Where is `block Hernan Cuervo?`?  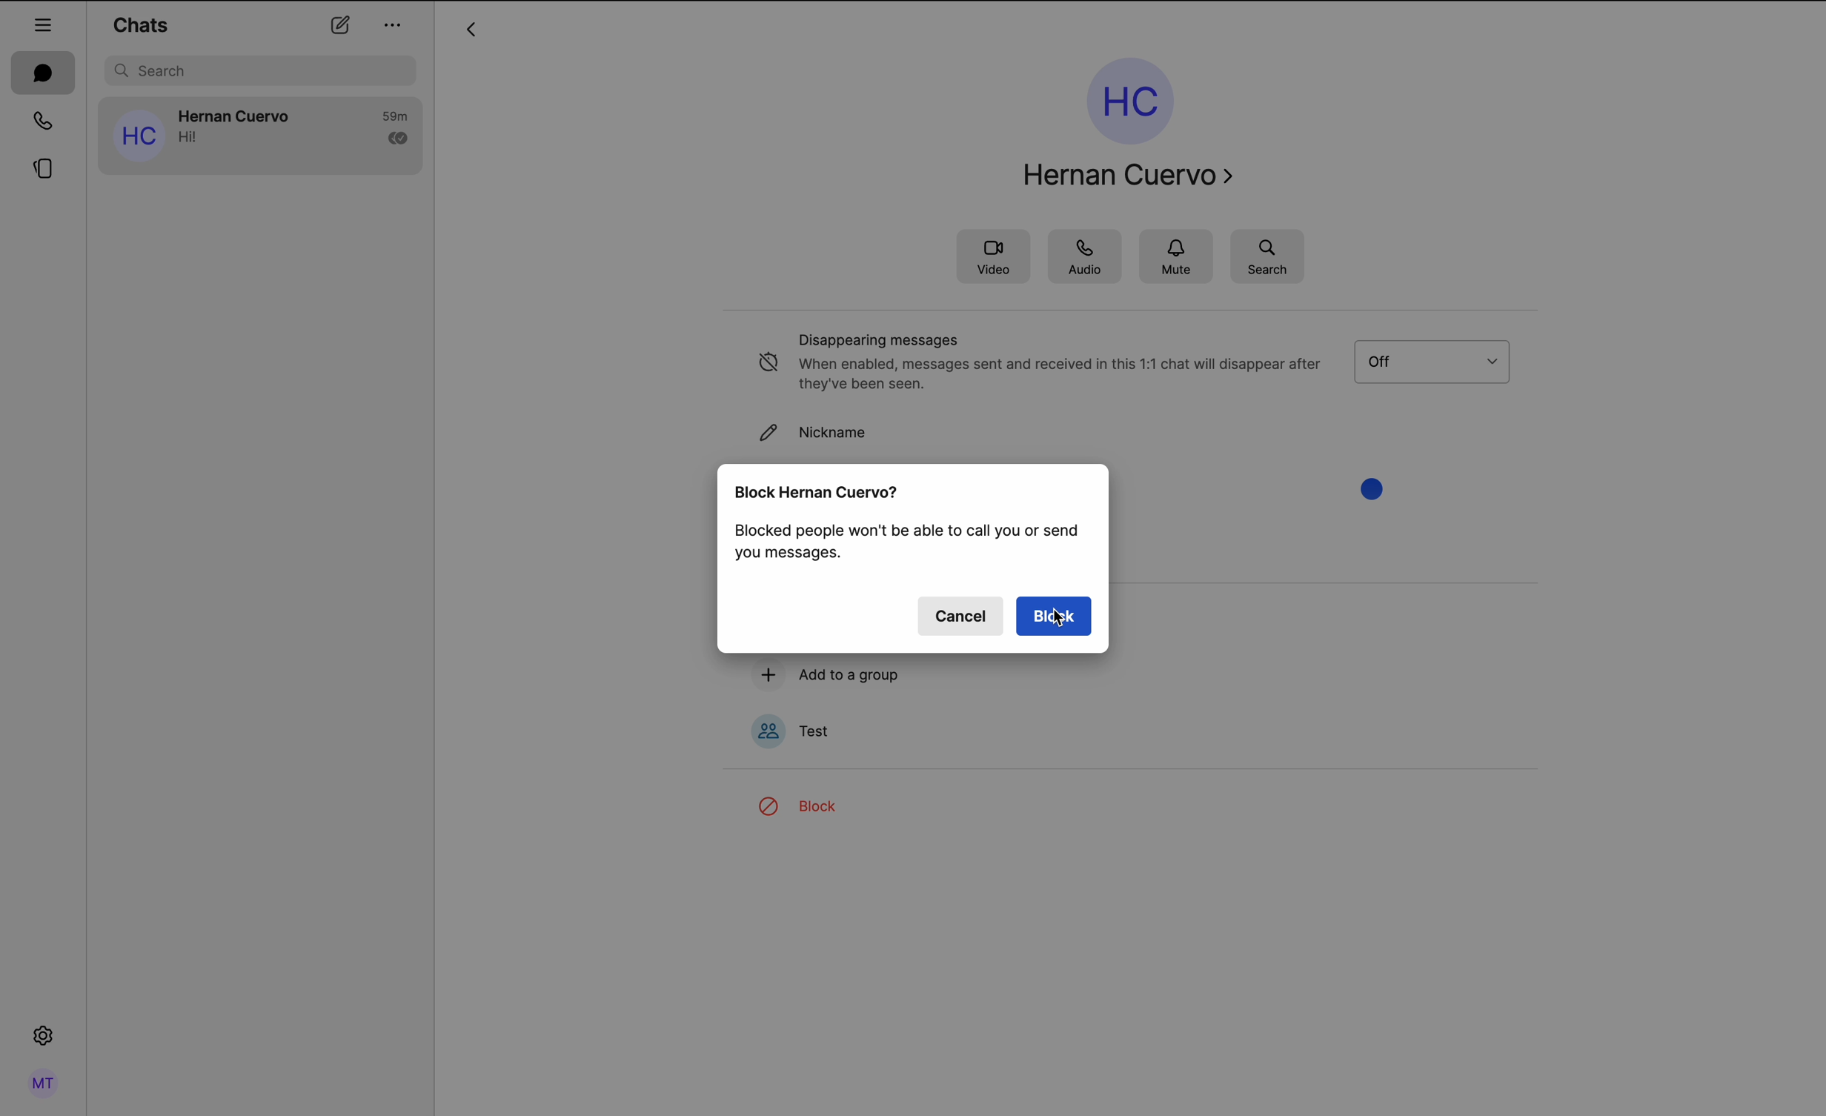 block Hernan Cuervo? is located at coordinates (816, 492).